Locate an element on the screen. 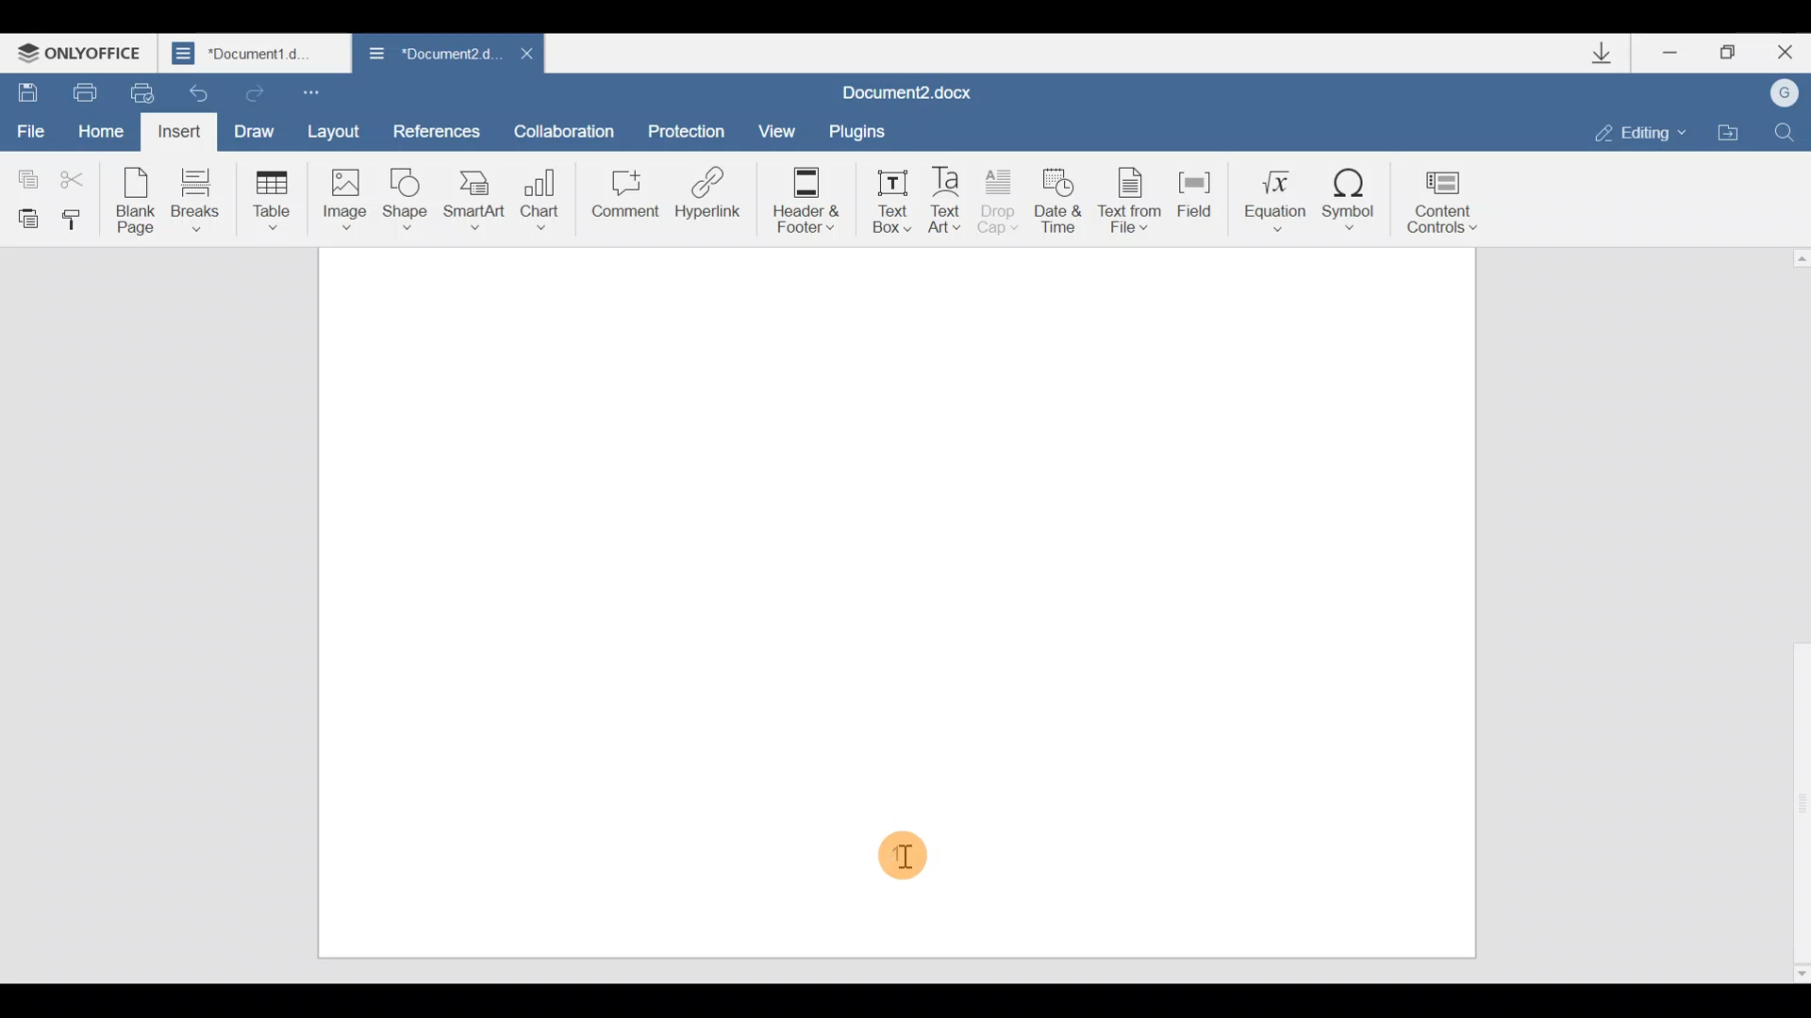 The image size is (1811, 1018). Comment is located at coordinates (622, 198).